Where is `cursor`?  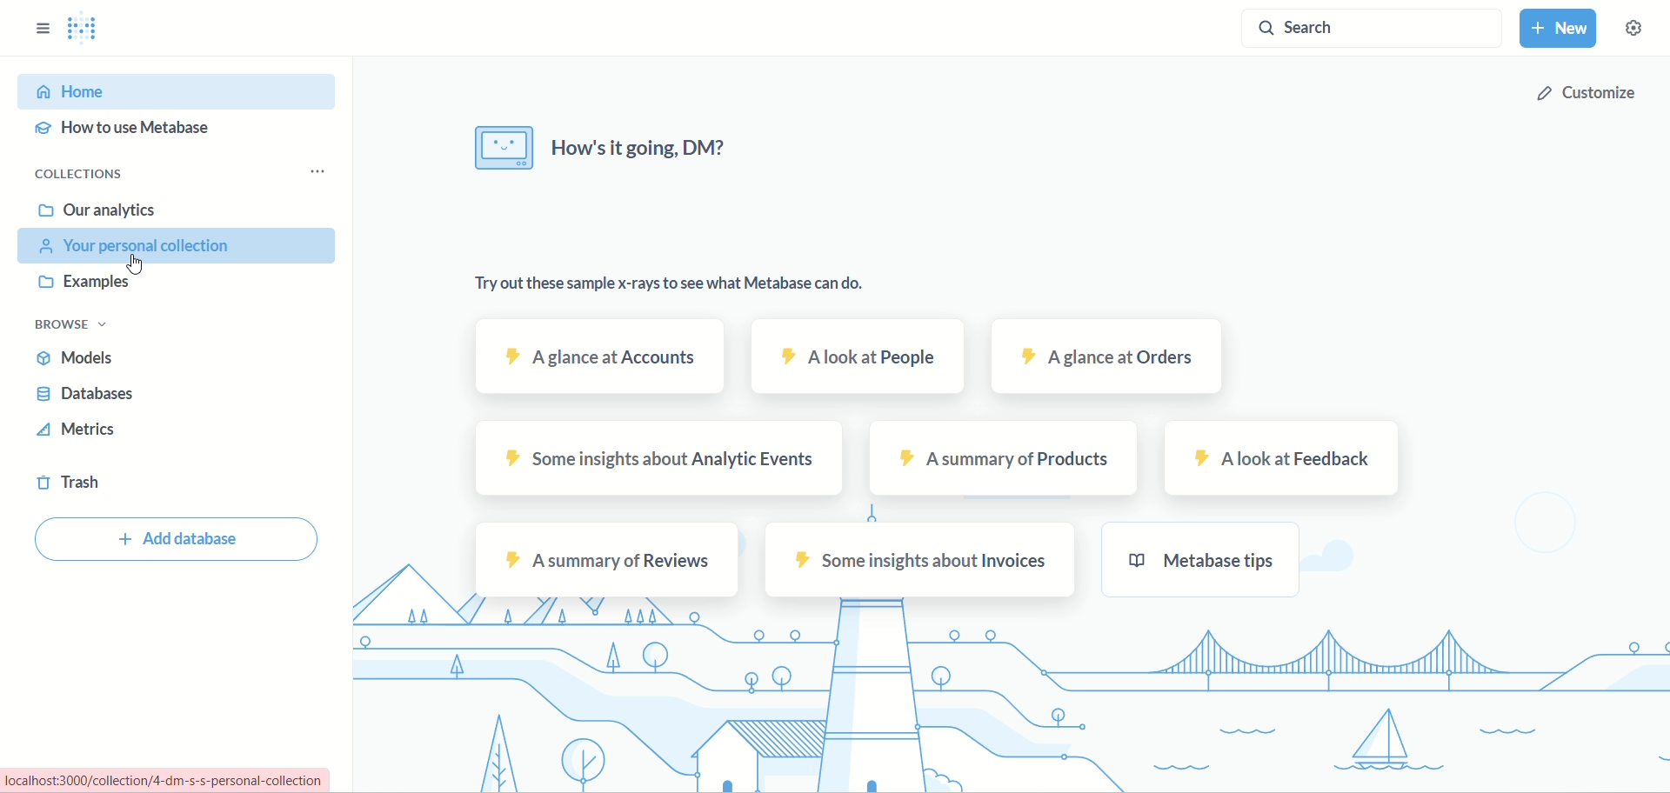
cursor is located at coordinates (140, 265).